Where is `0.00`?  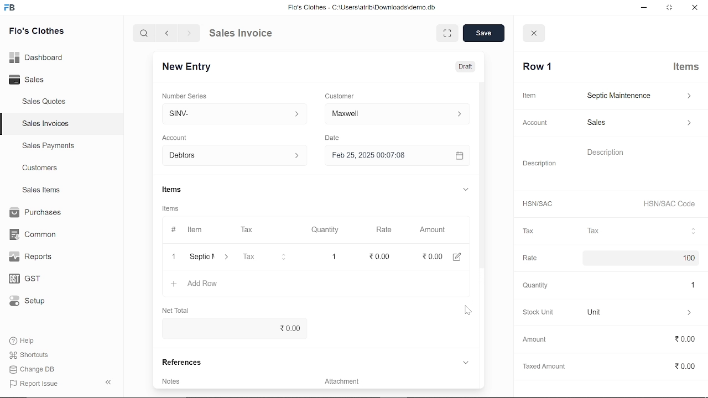
0.00 is located at coordinates (431, 256).